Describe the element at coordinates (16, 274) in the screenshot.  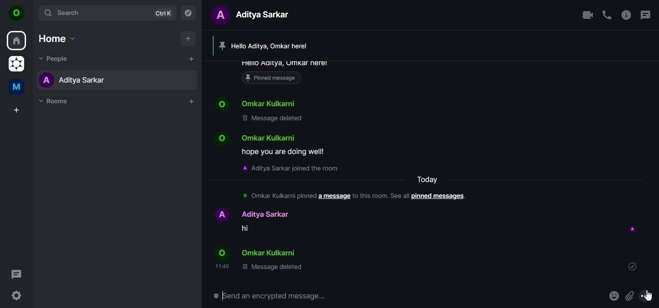
I see `threads` at that location.